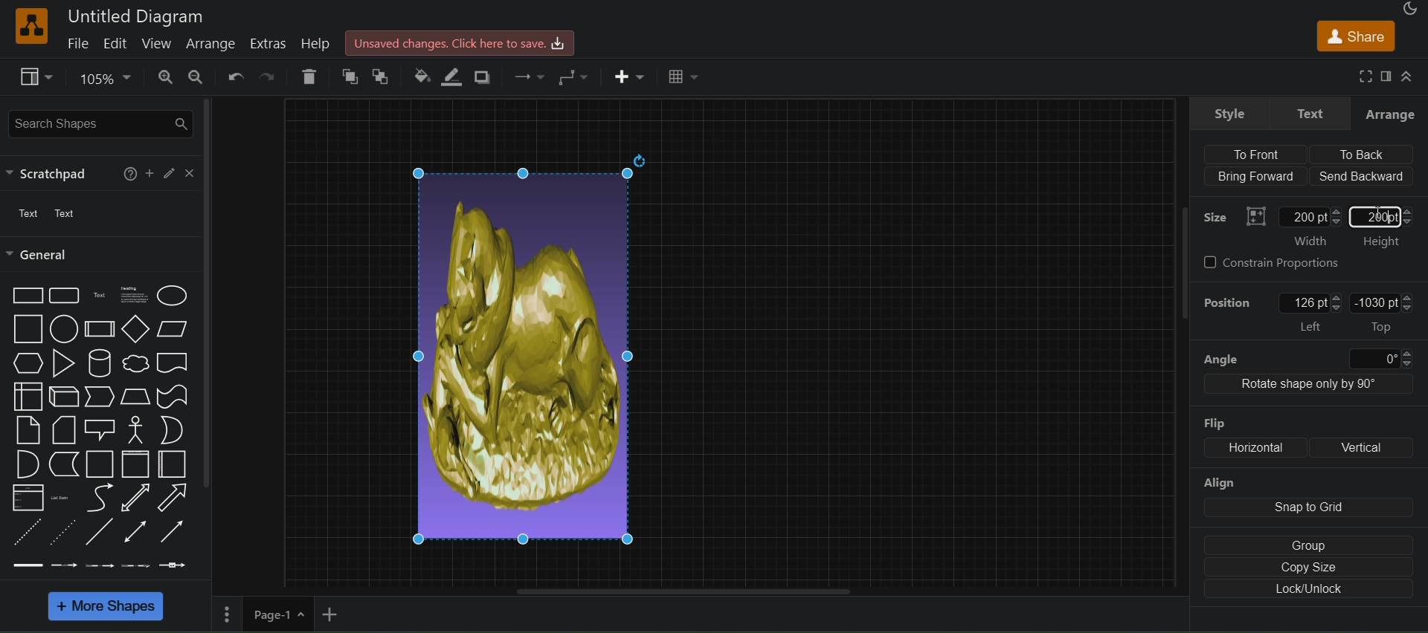 This screenshot has height=633, width=1428. What do you see at coordinates (421, 77) in the screenshot?
I see `fill color` at bounding box center [421, 77].